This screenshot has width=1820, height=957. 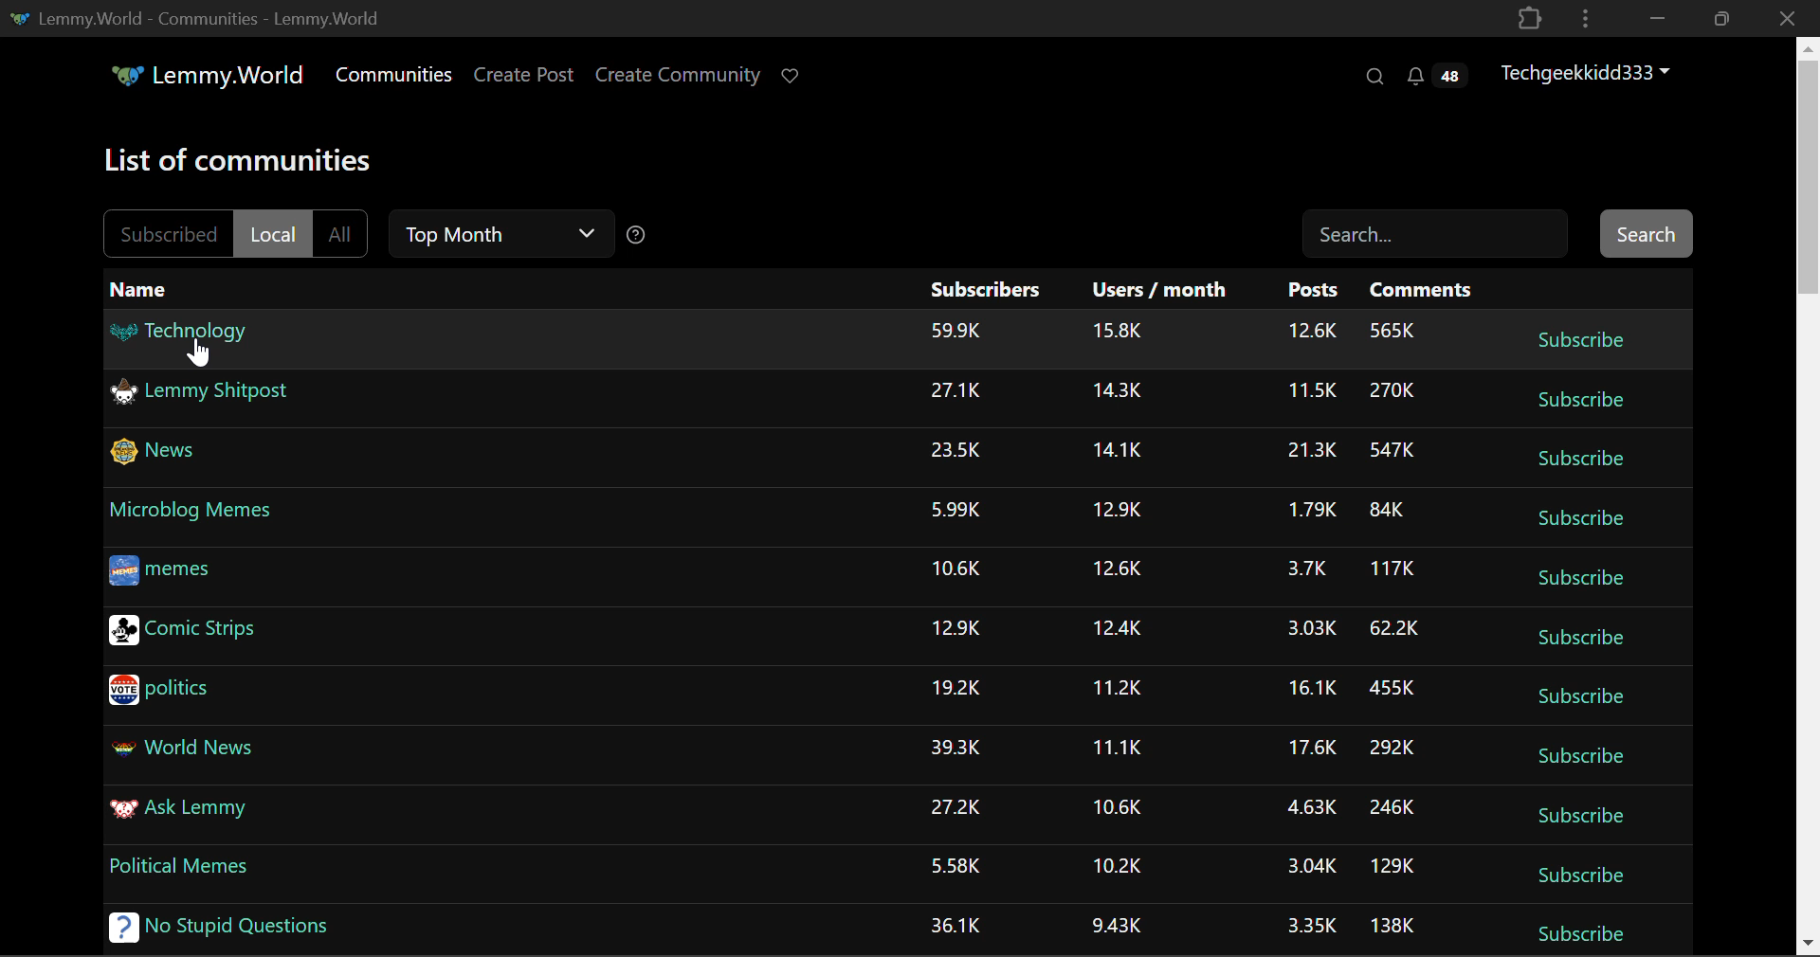 I want to click on Amount , so click(x=955, y=451).